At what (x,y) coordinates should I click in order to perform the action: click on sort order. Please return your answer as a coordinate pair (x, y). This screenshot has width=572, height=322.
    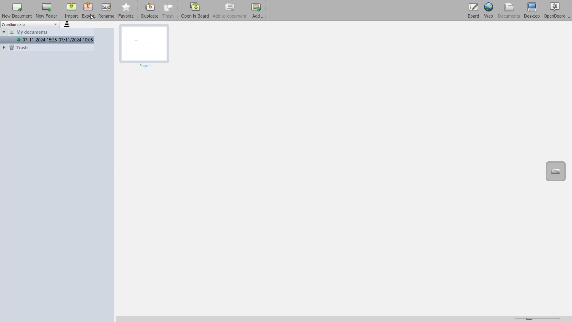
    Looking at the image, I should click on (67, 24).